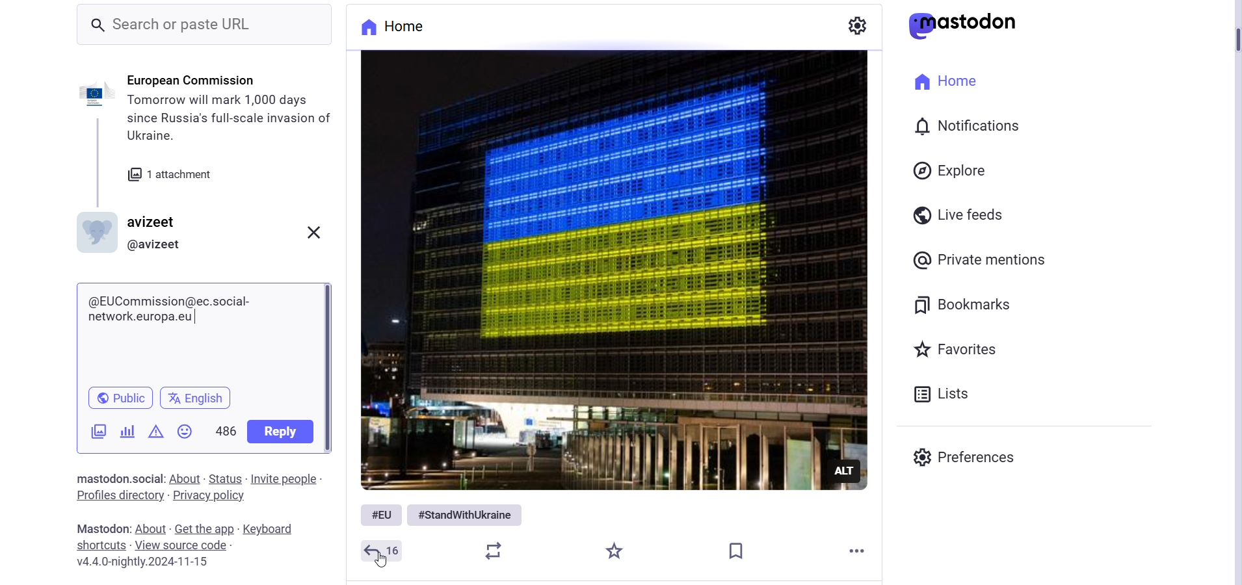 Image resolution: width=1242 pixels, height=585 pixels. What do you see at coordinates (99, 432) in the screenshot?
I see `Add Images` at bounding box center [99, 432].